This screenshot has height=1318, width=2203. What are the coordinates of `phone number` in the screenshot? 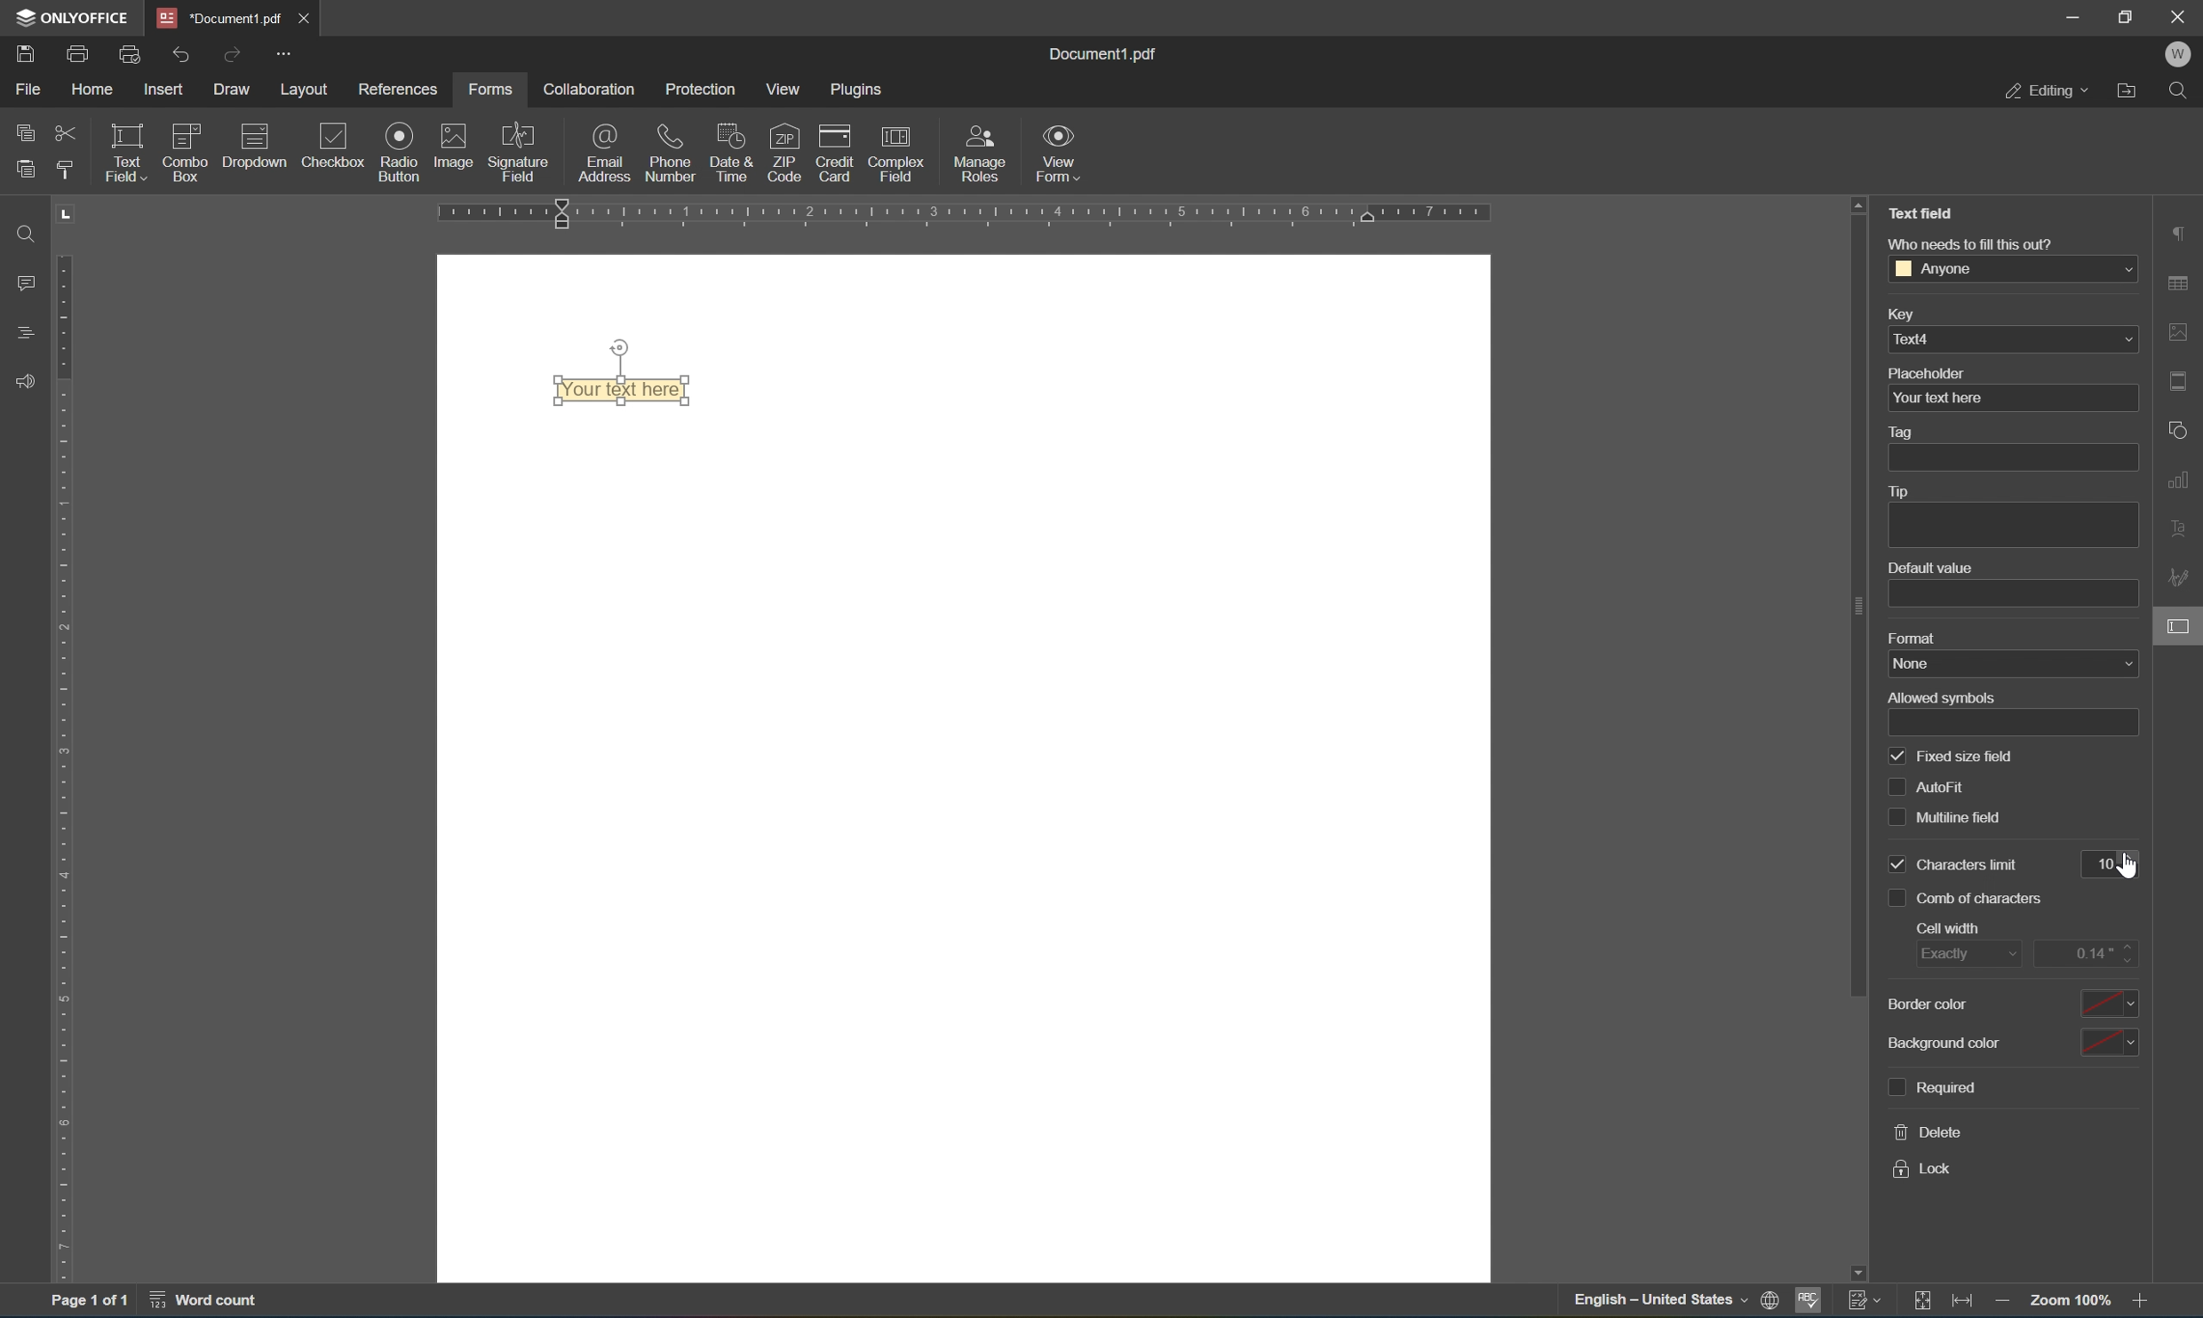 It's located at (671, 152).